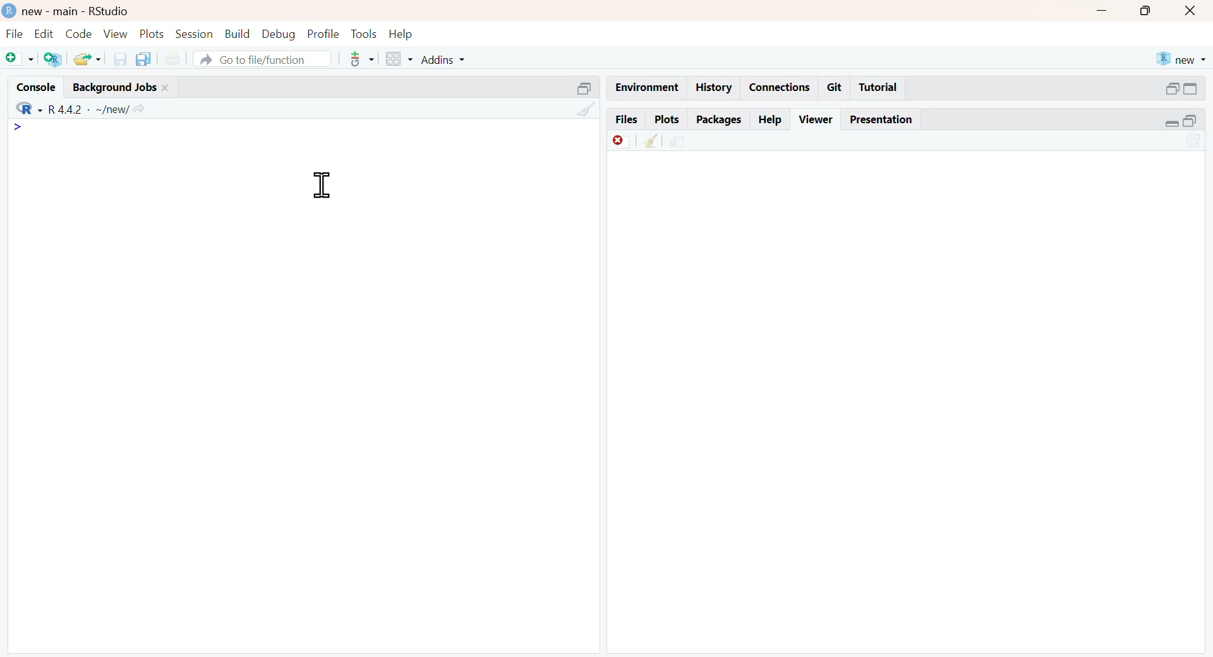  What do you see at coordinates (16, 56) in the screenshot?
I see `New file` at bounding box center [16, 56].